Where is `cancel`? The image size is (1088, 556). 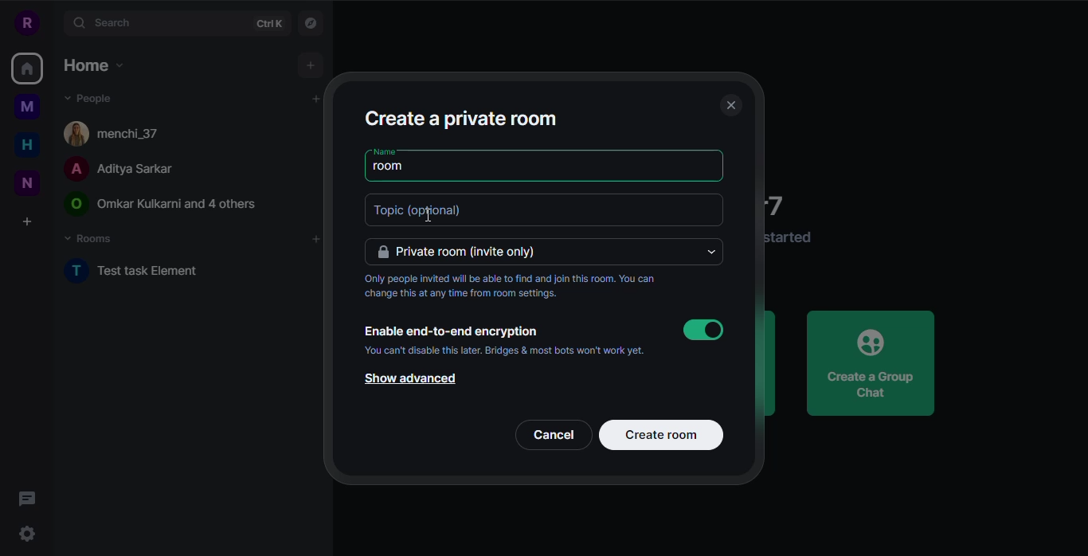 cancel is located at coordinates (556, 435).